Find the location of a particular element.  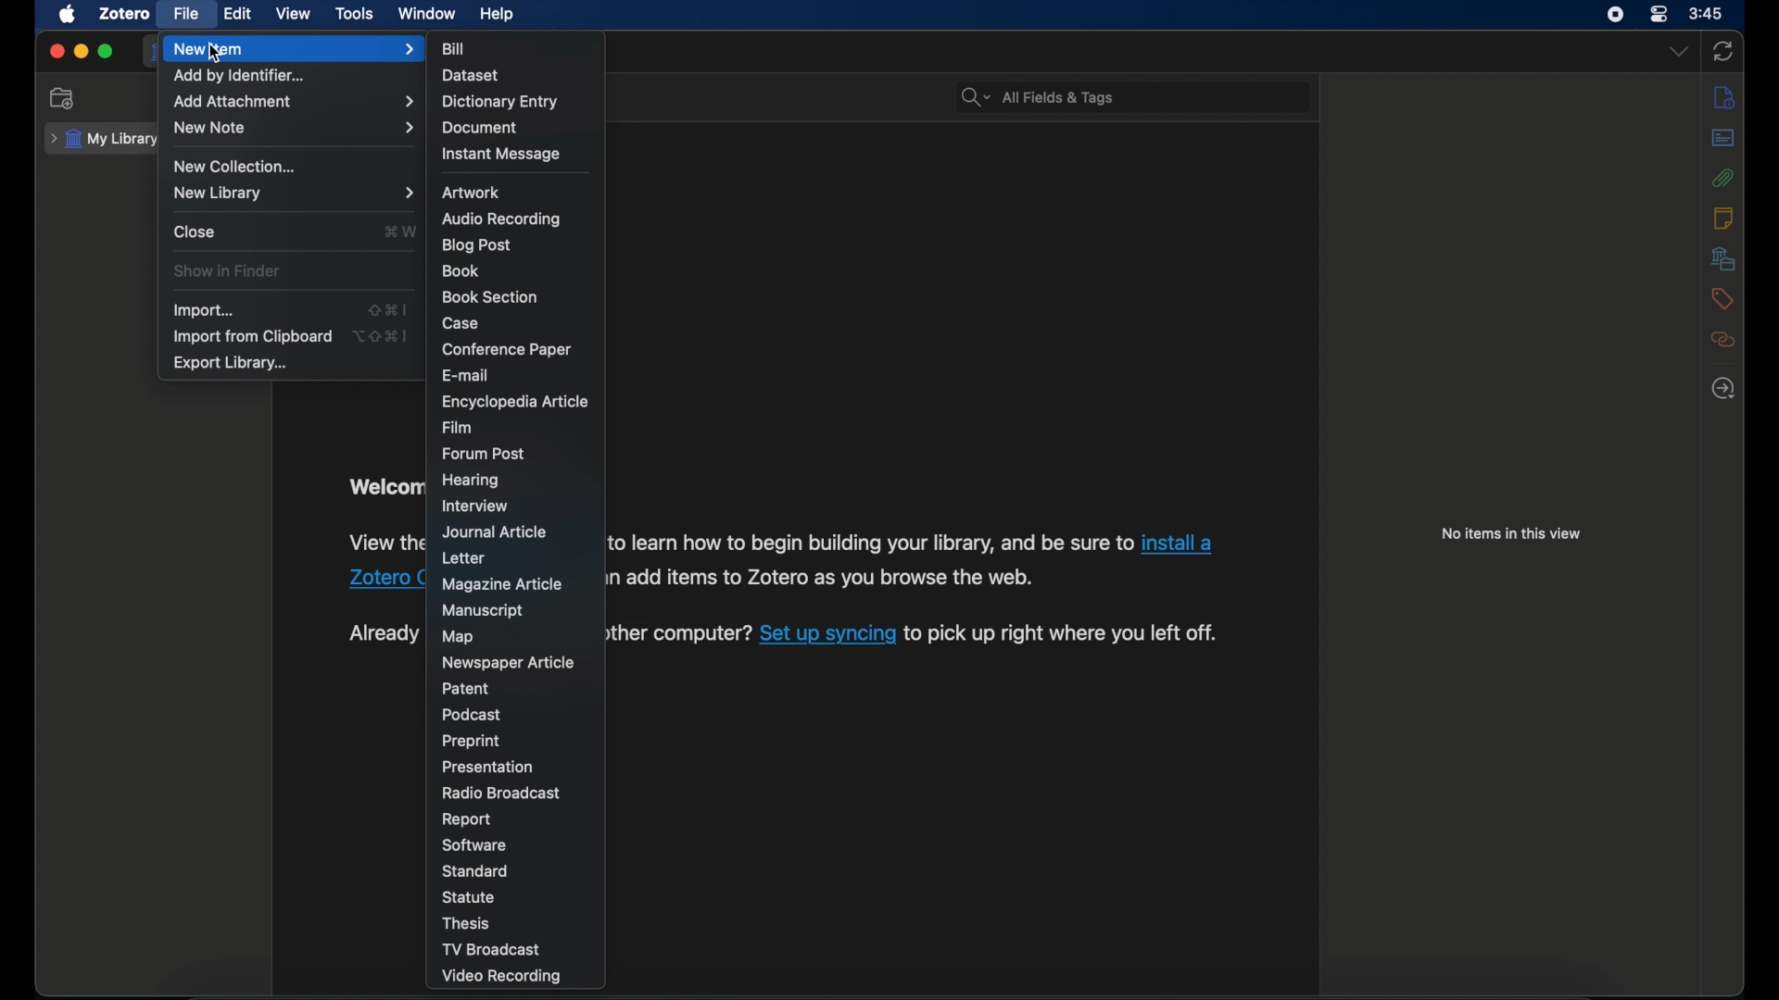

cursor is located at coordinates (215, 56).